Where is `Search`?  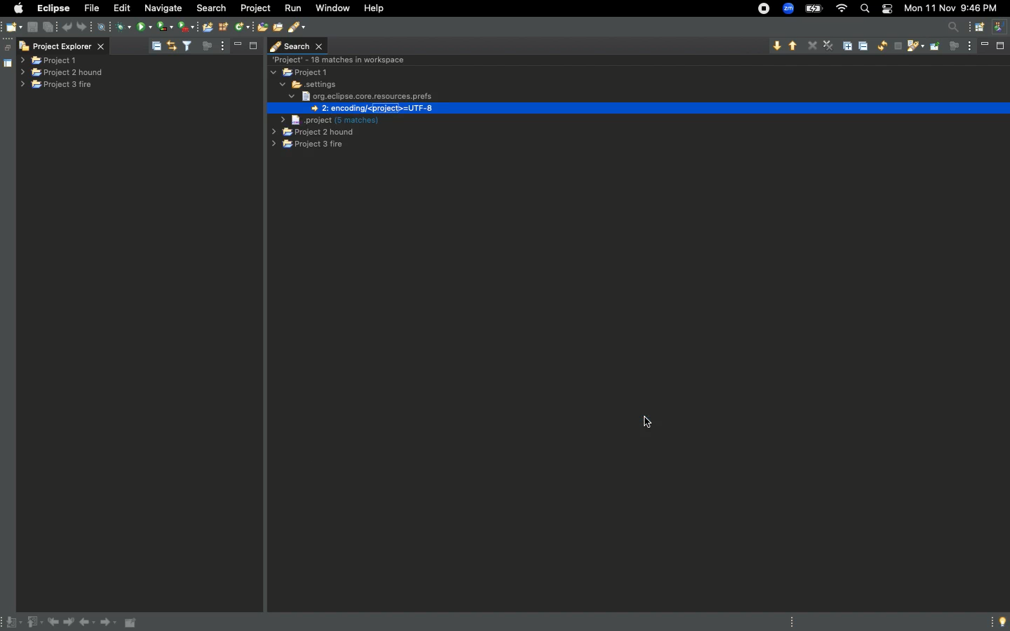 Search is located at coordinates (213, 7).